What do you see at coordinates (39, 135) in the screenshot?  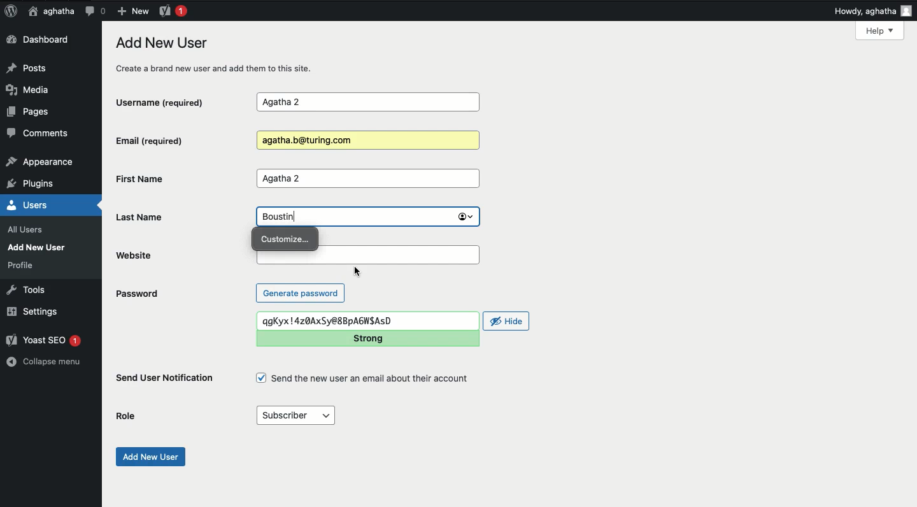 I see `Comments` at bounding box center [39, 135].